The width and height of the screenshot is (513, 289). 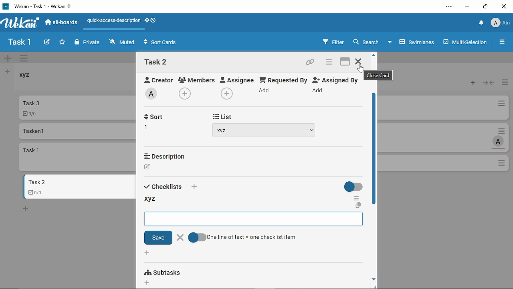 What do you see at coordinates (373, 278) in the screenshot?
I see `move down` at bounding box center [373, 278].